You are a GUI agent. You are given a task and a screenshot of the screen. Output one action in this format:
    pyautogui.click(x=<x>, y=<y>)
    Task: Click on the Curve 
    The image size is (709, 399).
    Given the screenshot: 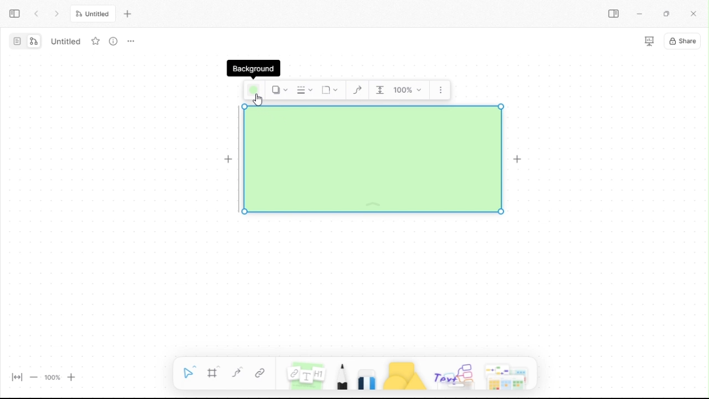 What is the action you would take?
    pyautogui.click(x=357, y=90)
    